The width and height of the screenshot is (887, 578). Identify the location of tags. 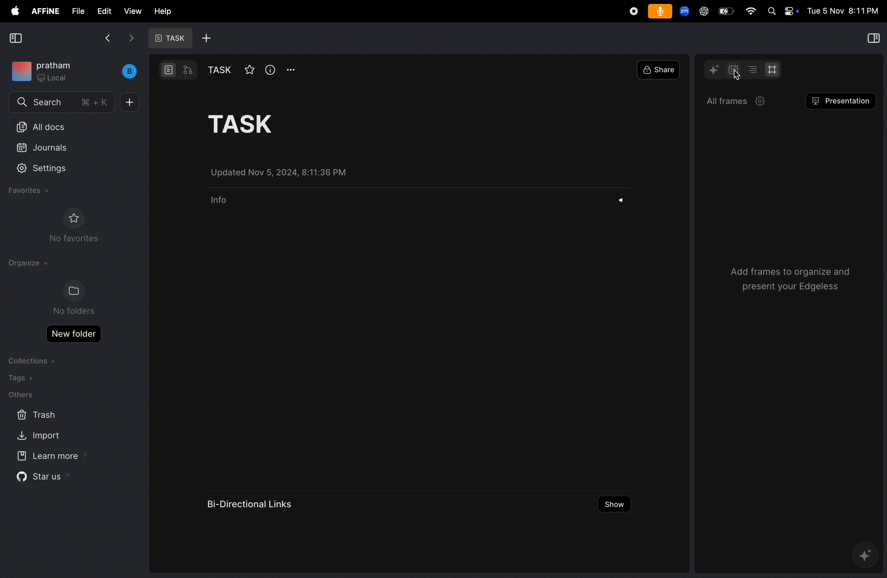
(23, 379).